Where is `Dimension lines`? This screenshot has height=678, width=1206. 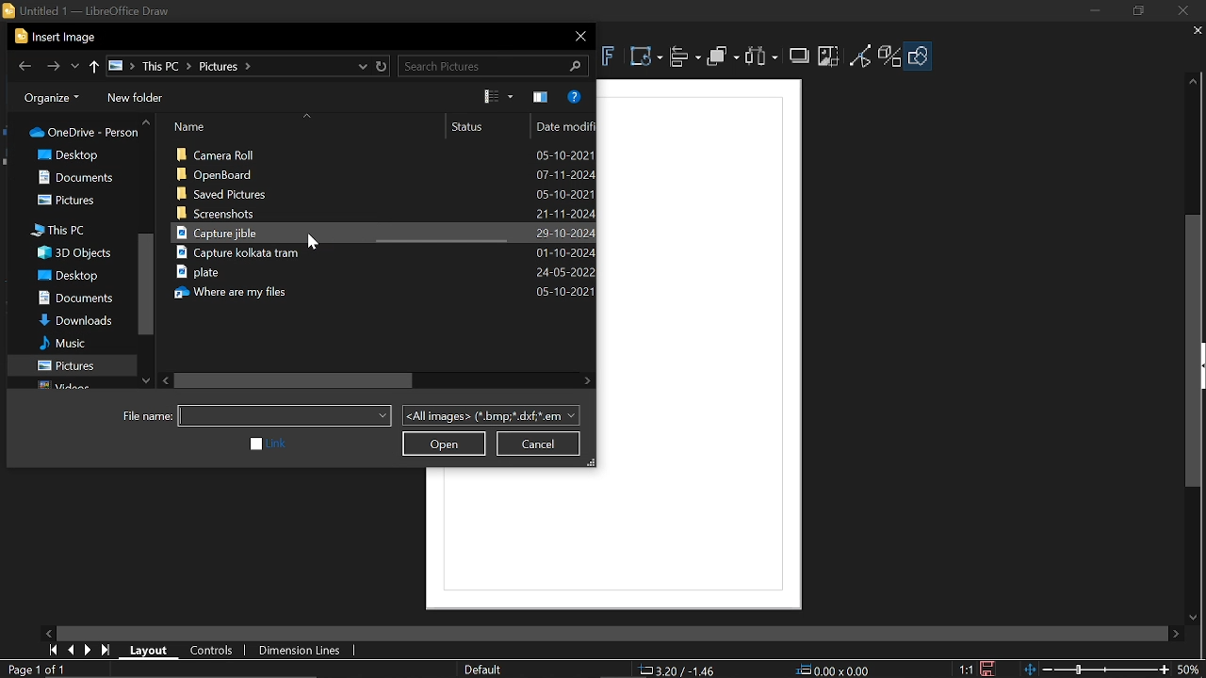
Dimension lines is located at coordinates (301, 651).